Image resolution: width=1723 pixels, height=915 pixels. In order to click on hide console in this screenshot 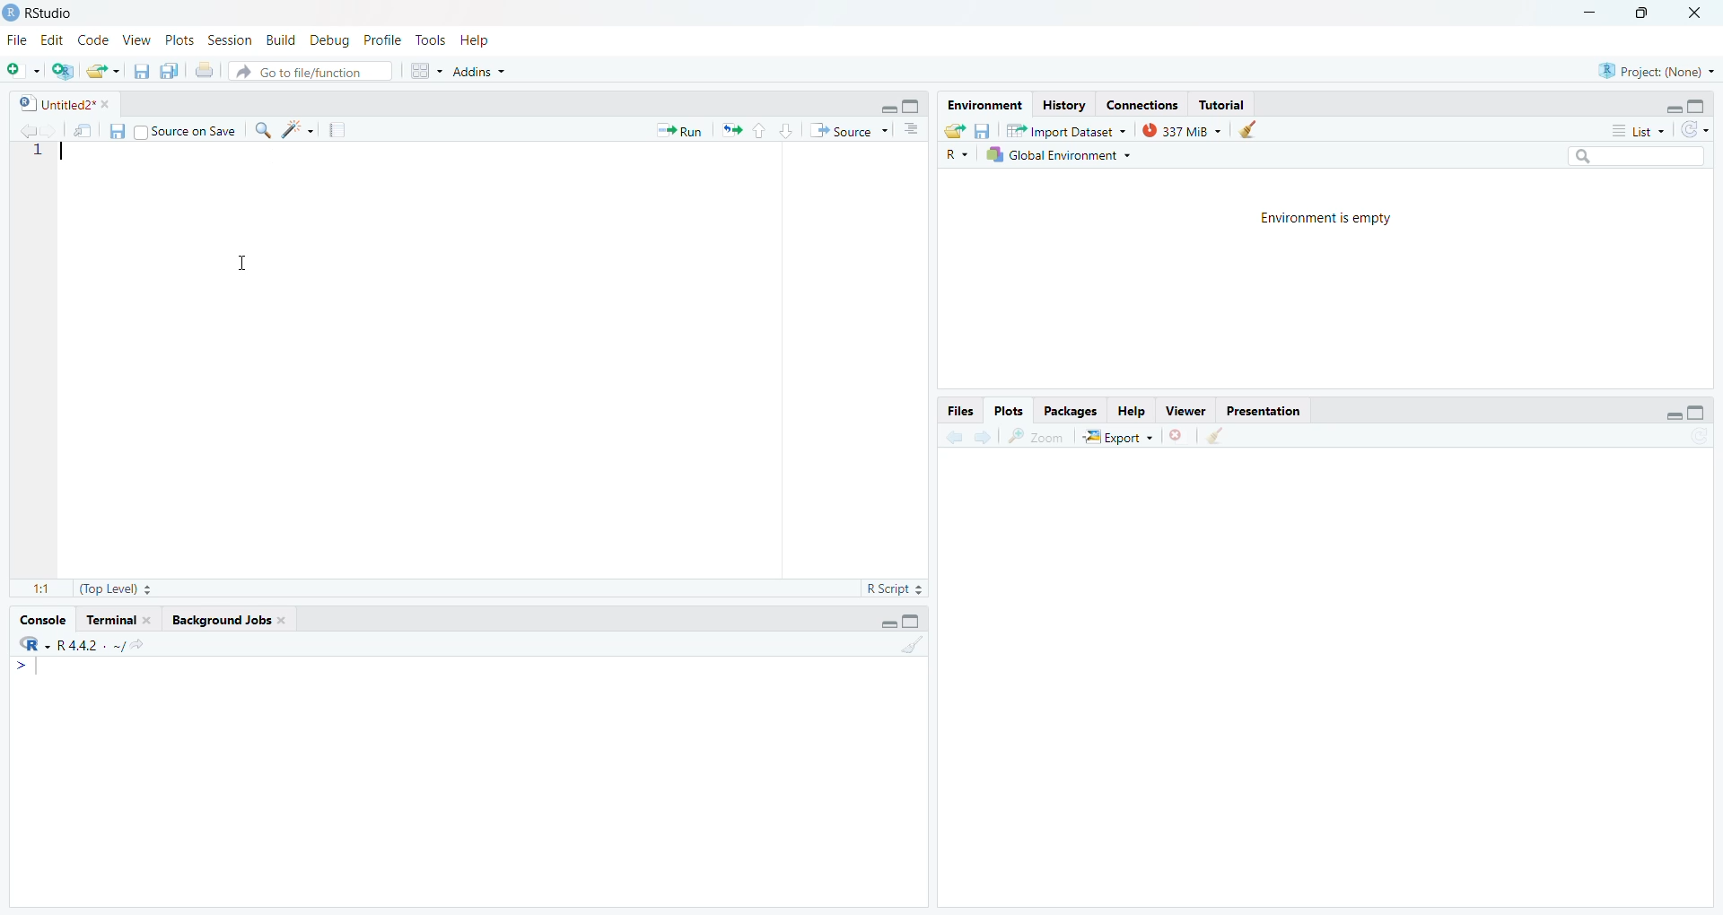, I will do `click(1698, 107)`.